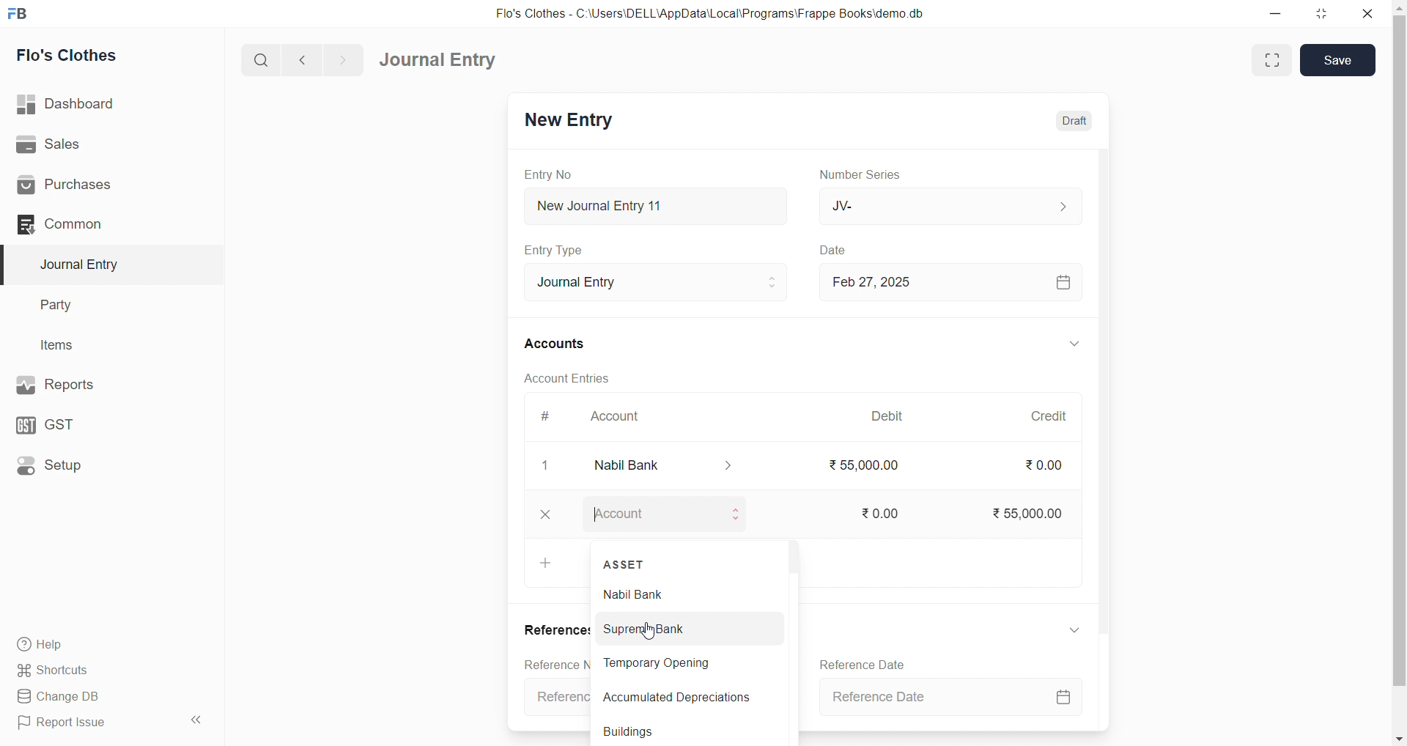 The height and width of the screenshot is (746, 1407). I want to click on Date, so click(845, 251).